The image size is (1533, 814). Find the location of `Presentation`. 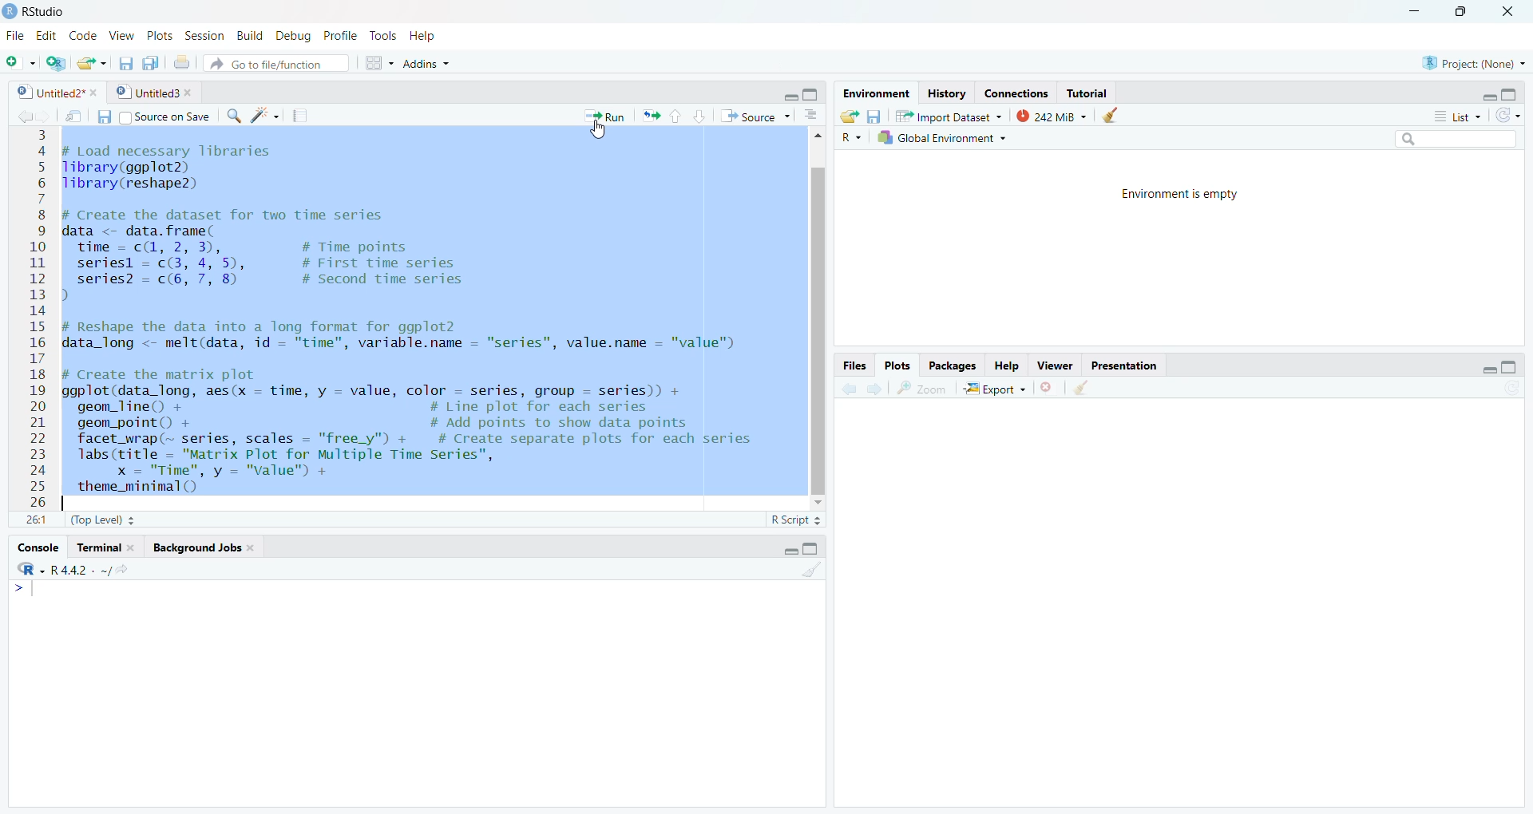

Presentation is located at coordinates (1121, 363).